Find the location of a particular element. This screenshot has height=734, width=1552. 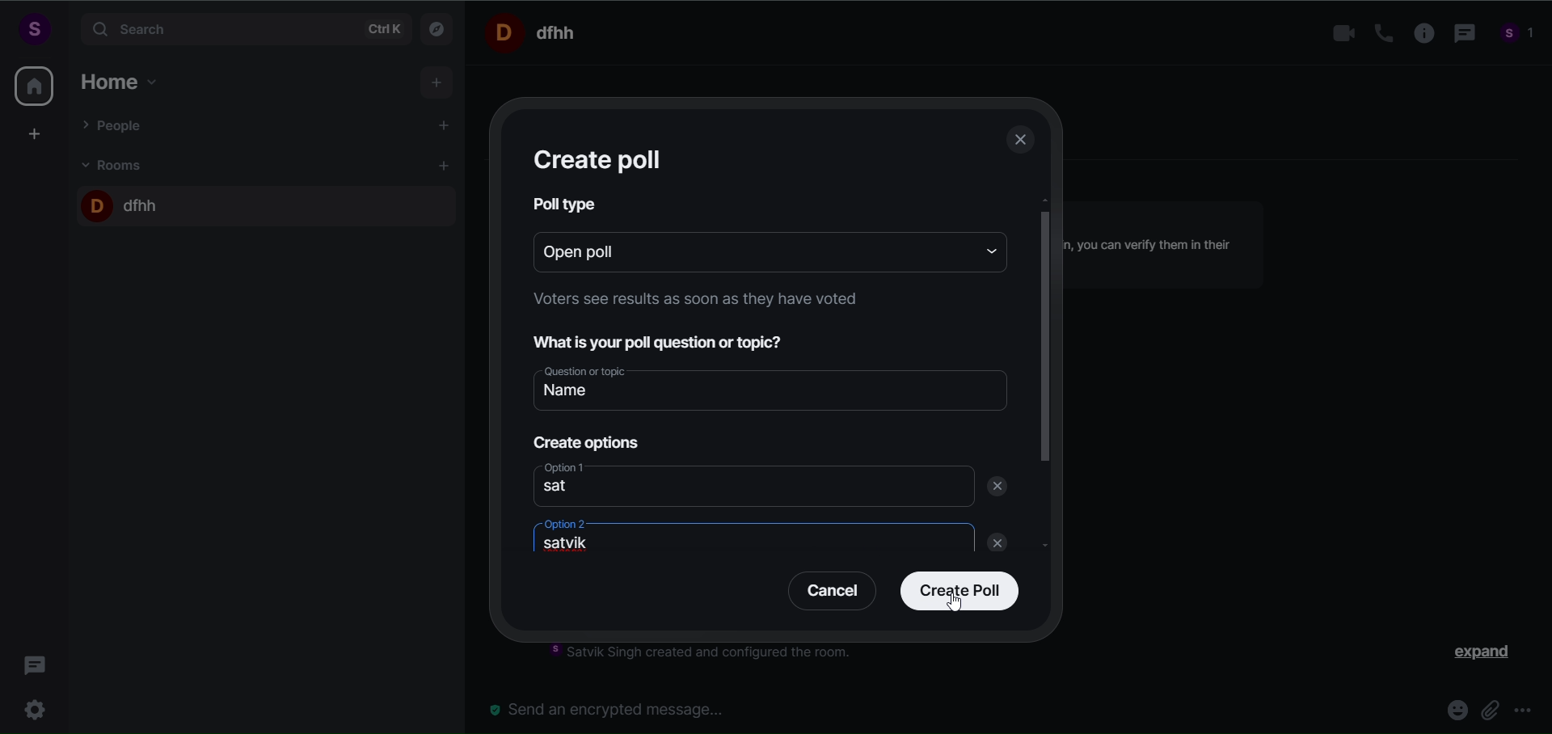

user is located at coordinates (33, 28).